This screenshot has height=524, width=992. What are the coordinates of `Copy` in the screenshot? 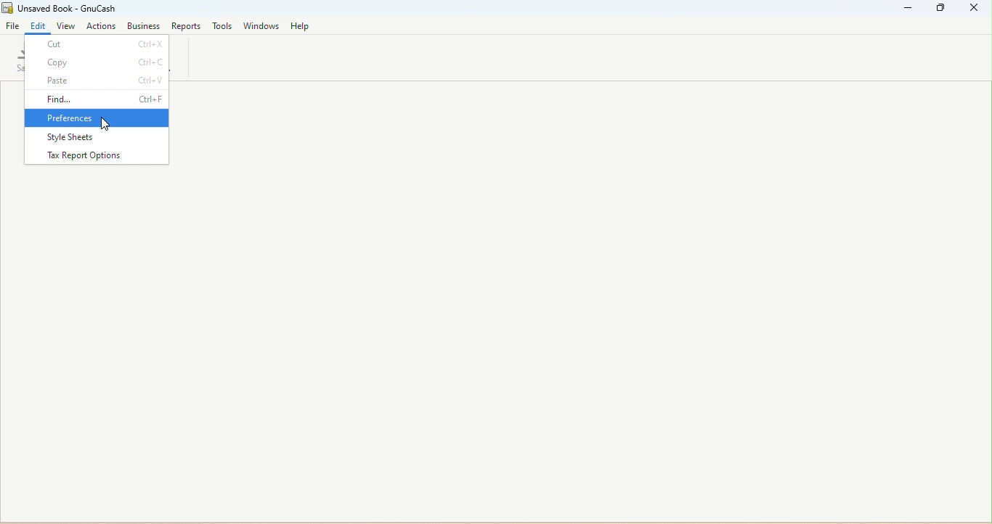 It's located at (97, 62).